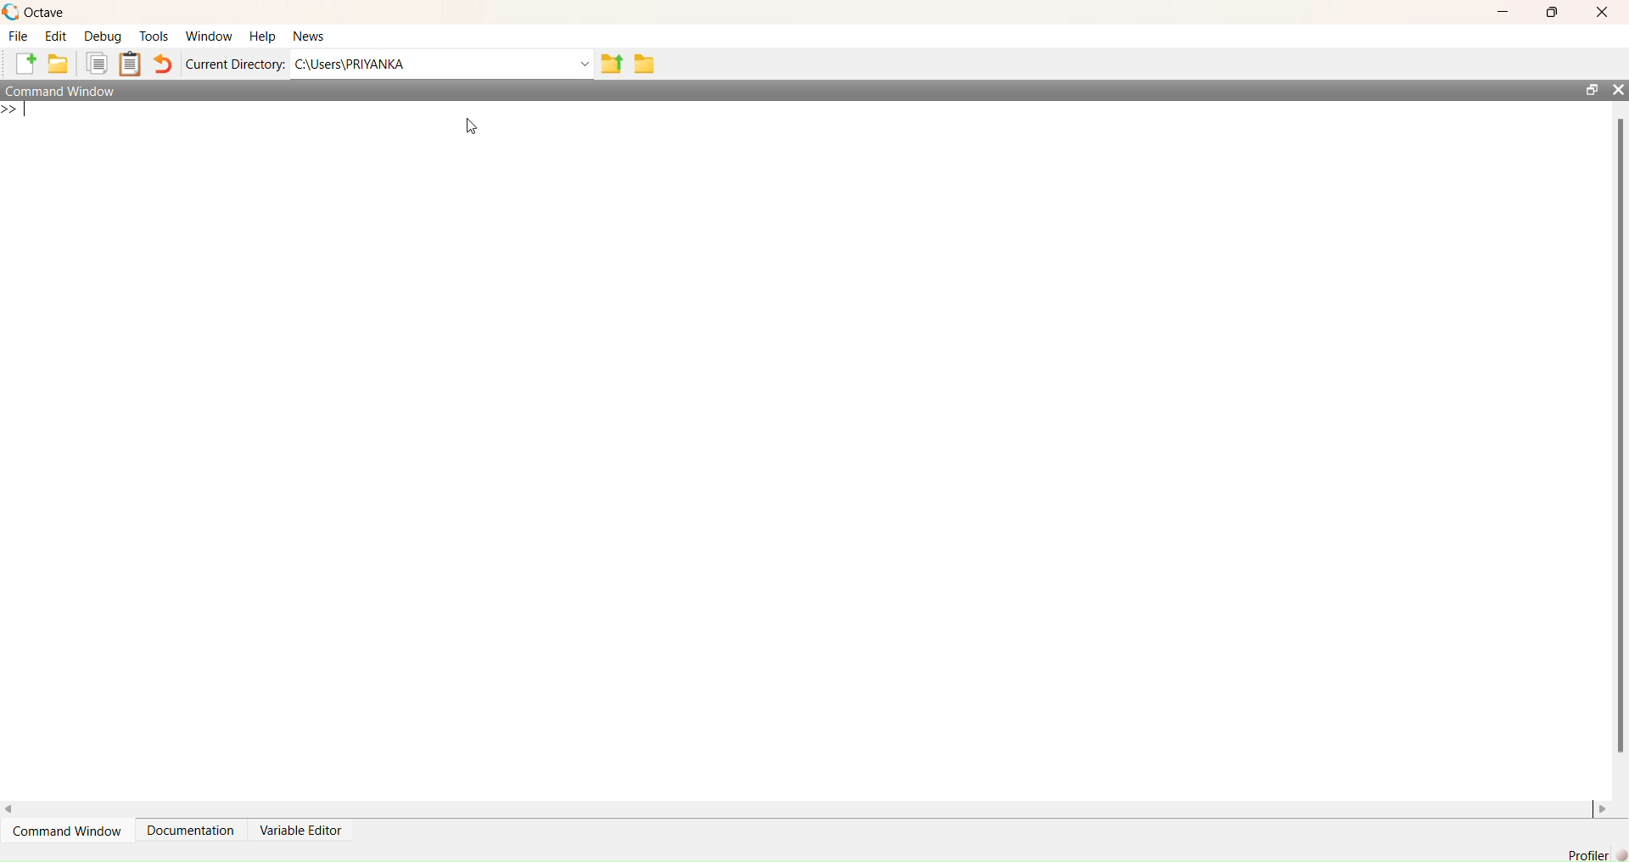  I want to click on scrollbar, so click(1621, 436).